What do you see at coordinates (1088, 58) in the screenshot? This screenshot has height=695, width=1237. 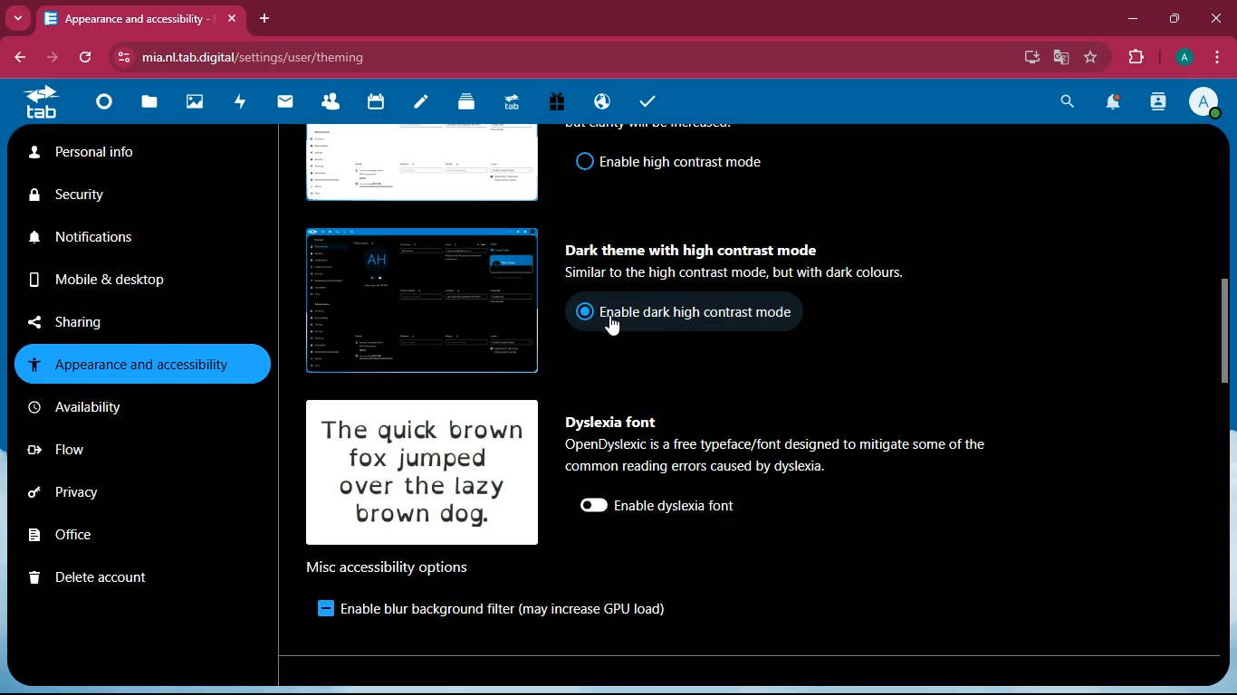 I see `favourite` at bounding box center [1088, 58].